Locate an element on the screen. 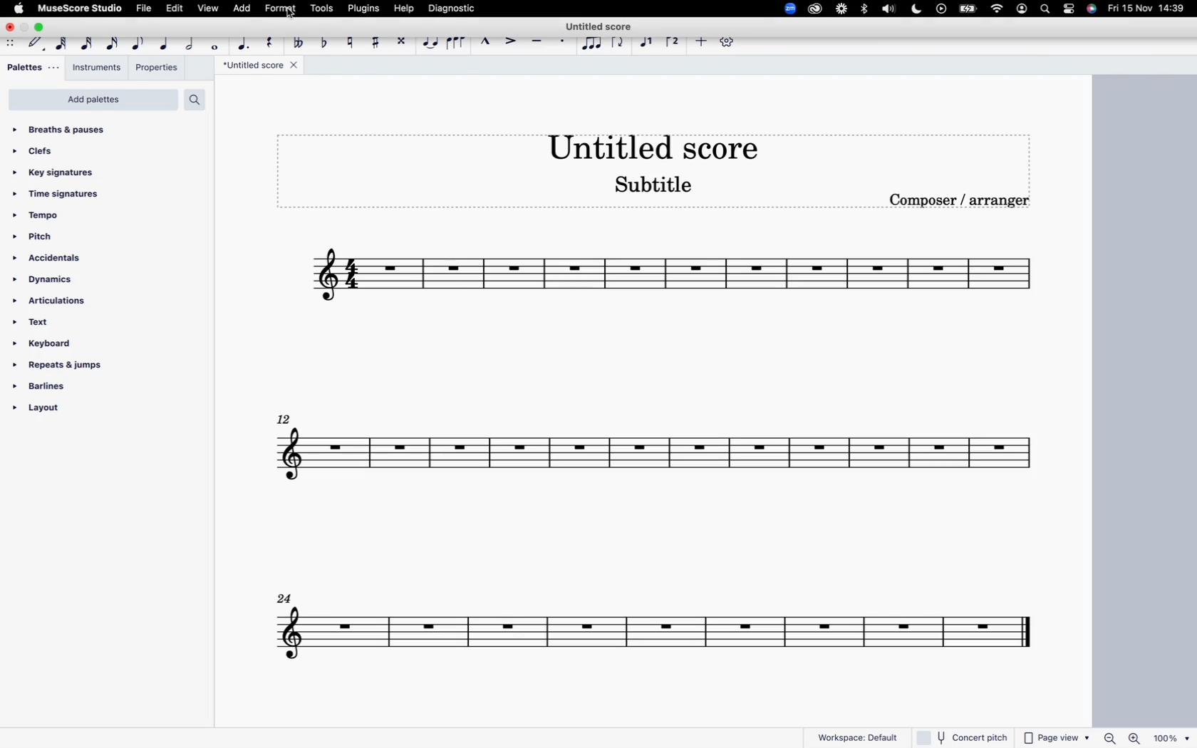 This screenshot has height=748, width=1197. volume is located at coordinates (888, 9).